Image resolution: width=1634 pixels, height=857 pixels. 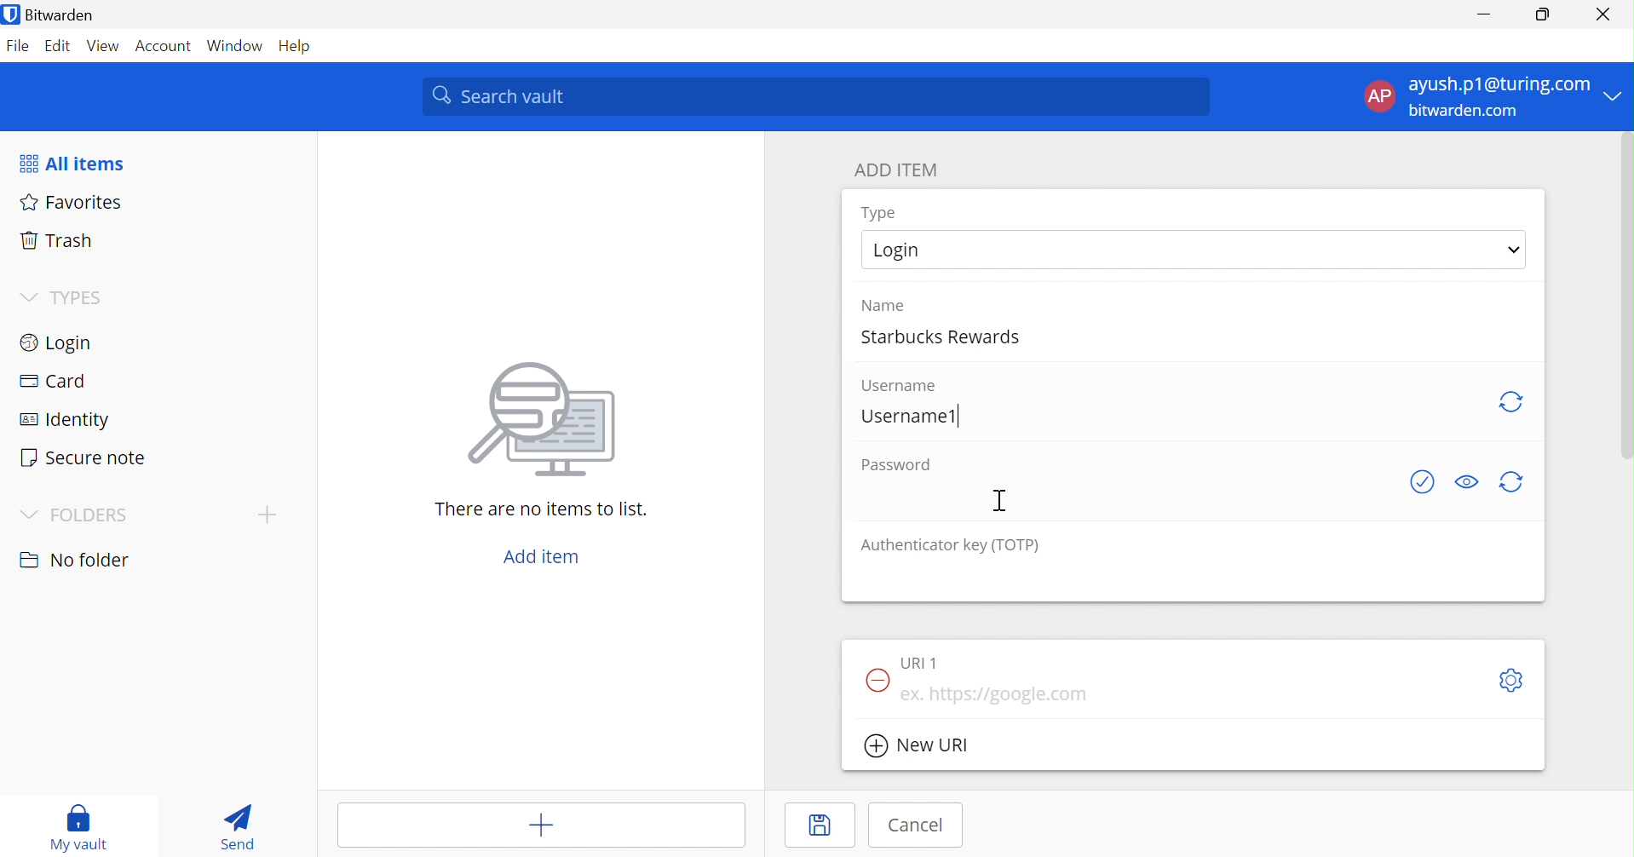 What do you see at coordinates (76, 562) in the screenshot?
I see `No folder` at bounding box center [76, 562].